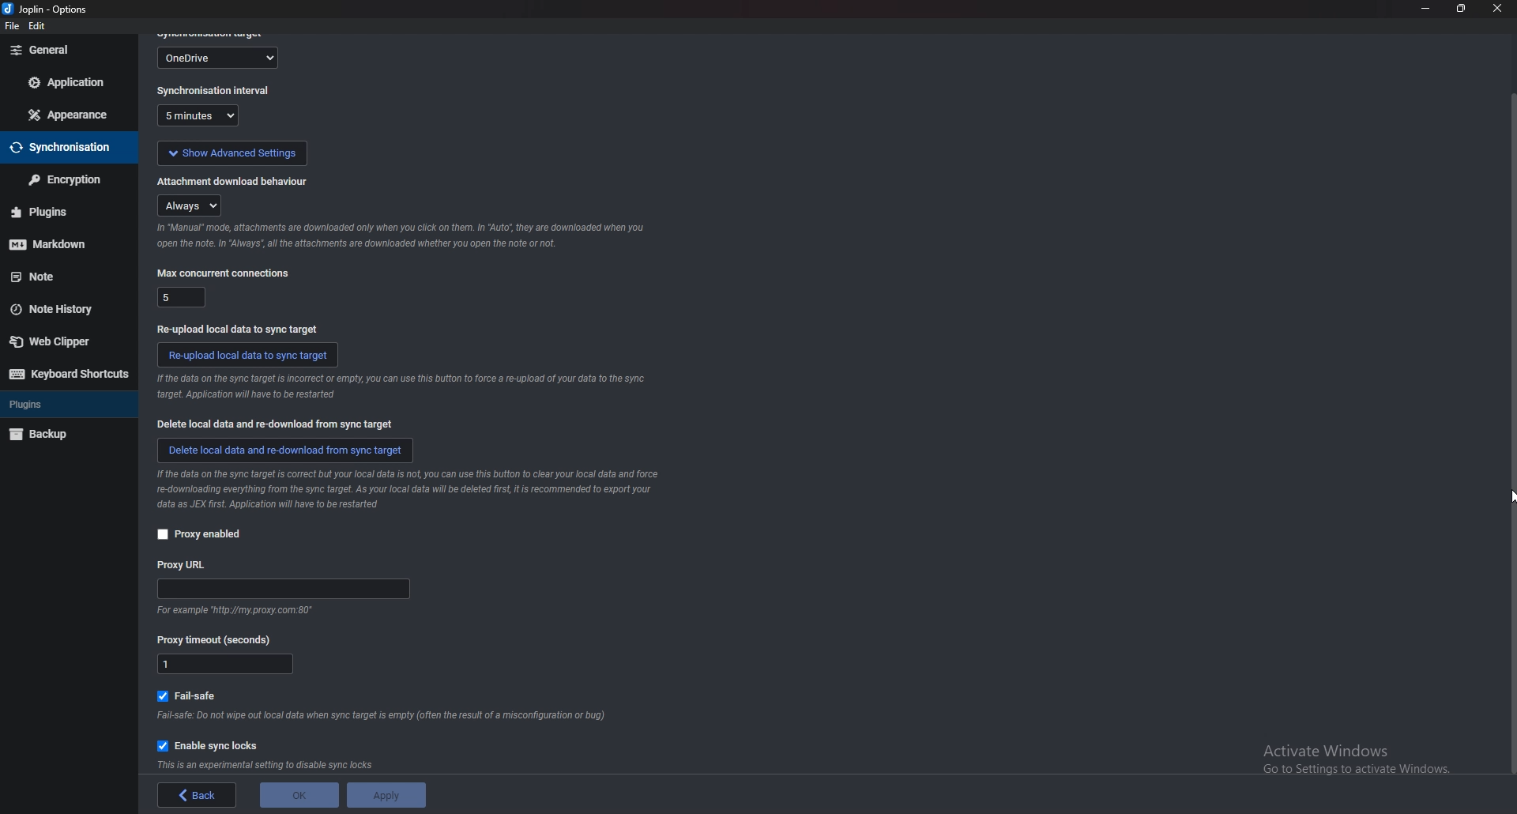 The width and height of the screenshot is (1517, 814). I want to click on appearance, so click(70, 113).